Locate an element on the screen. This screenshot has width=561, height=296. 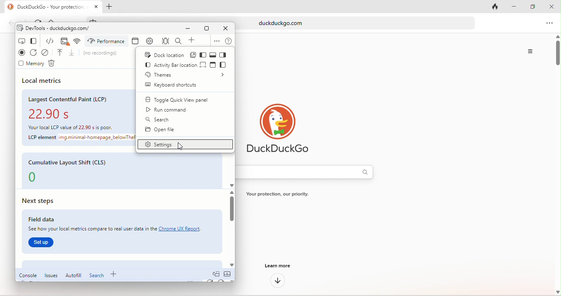
network is located at coordinates (79, 40).